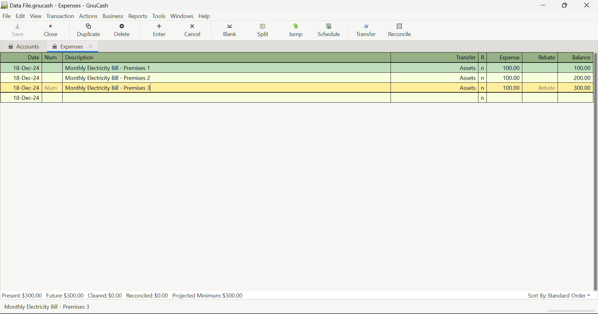 The image size is (598, 314). I want to click on Close Window, so click(587, 6).